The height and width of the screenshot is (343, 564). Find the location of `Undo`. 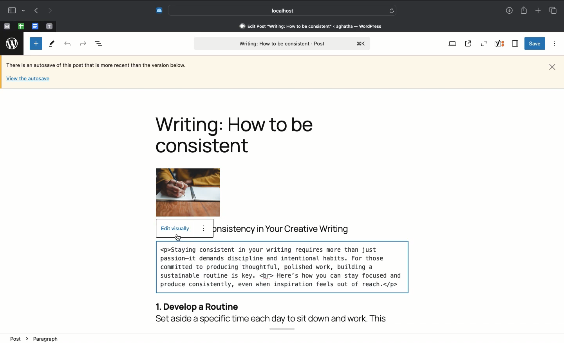

Undo is located at coordinates (68, 44).